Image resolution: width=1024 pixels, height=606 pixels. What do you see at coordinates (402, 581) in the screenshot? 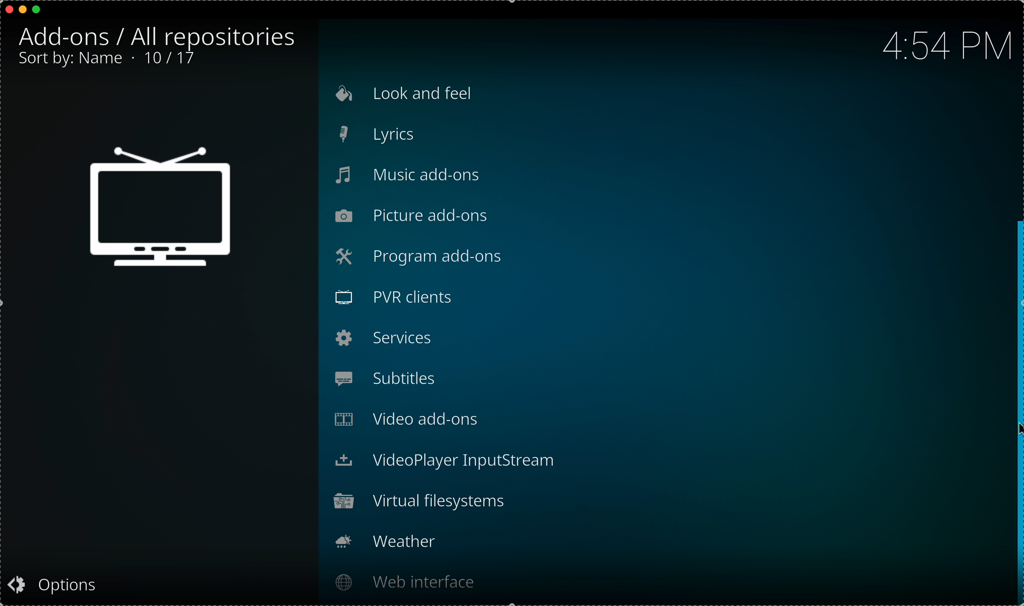
I see `web interface` at bounding box center [402, 581].